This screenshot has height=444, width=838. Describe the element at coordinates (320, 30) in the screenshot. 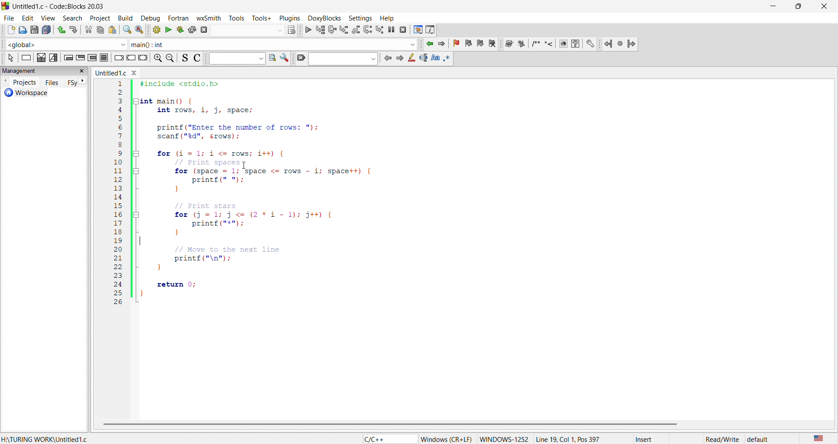

I see `run to cursor` at that location.